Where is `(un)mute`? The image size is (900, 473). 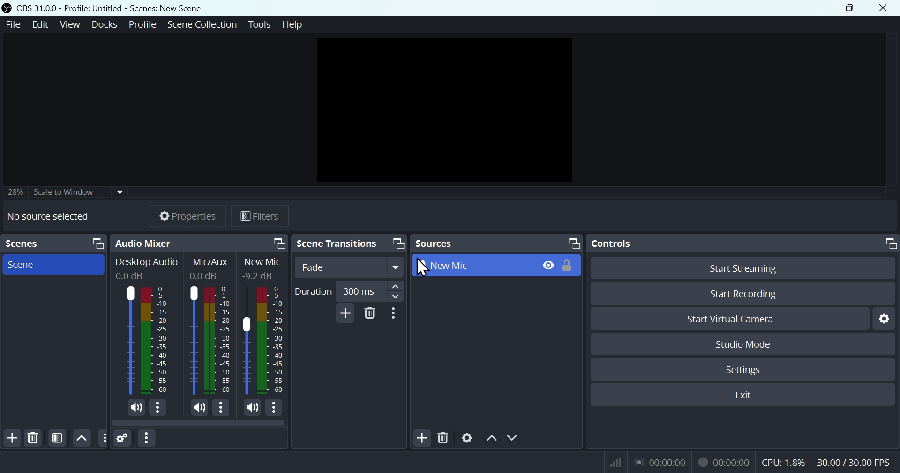 (un)mute is located at coordinates (136, 408).